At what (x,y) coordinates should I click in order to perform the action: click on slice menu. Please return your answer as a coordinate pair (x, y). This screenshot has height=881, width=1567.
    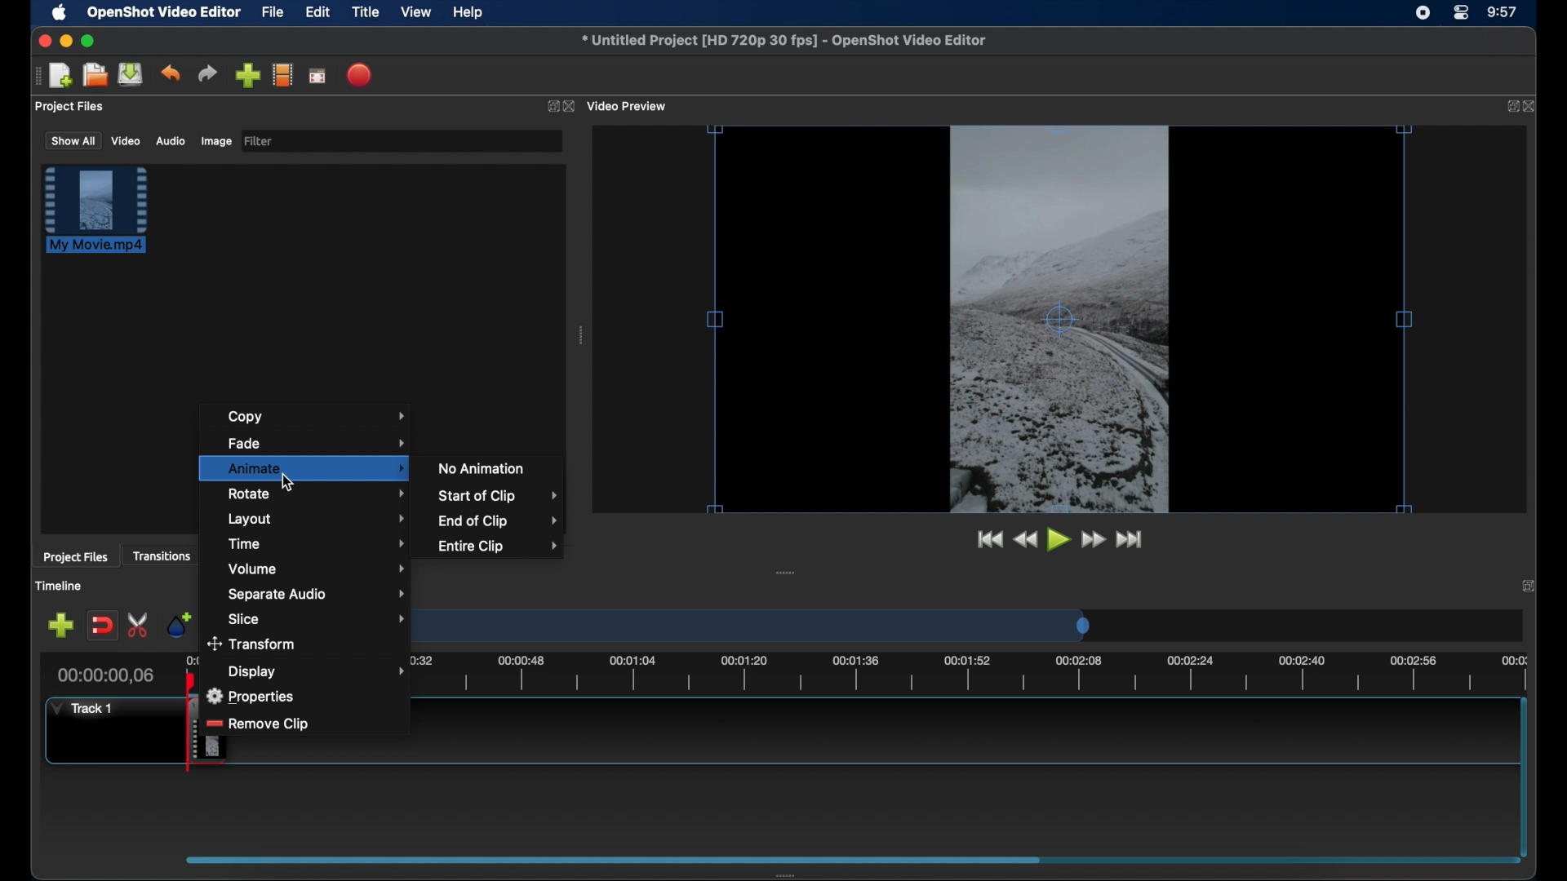
    Looking at the image, I should click on (317, 619).